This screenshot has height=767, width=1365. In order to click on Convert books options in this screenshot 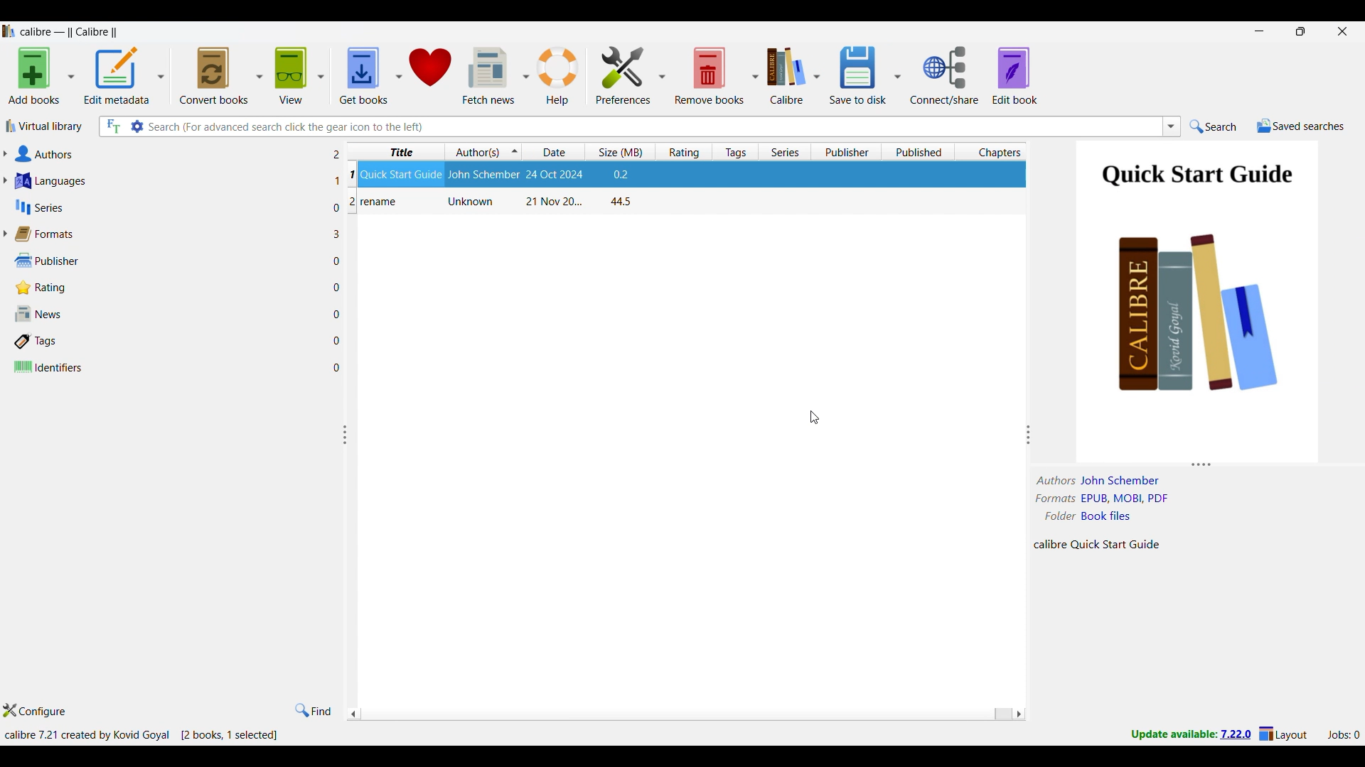, I will do `click(220, 75)`.